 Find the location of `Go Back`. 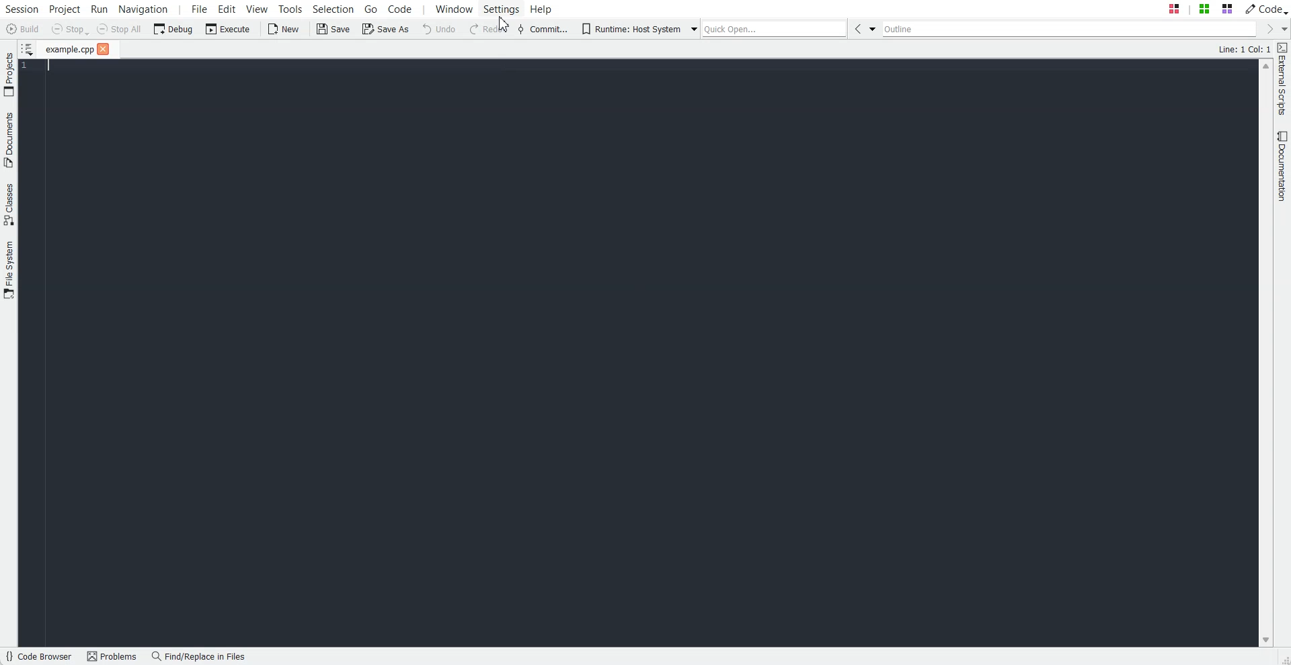

Go Back is located at coordinates (857, 28).